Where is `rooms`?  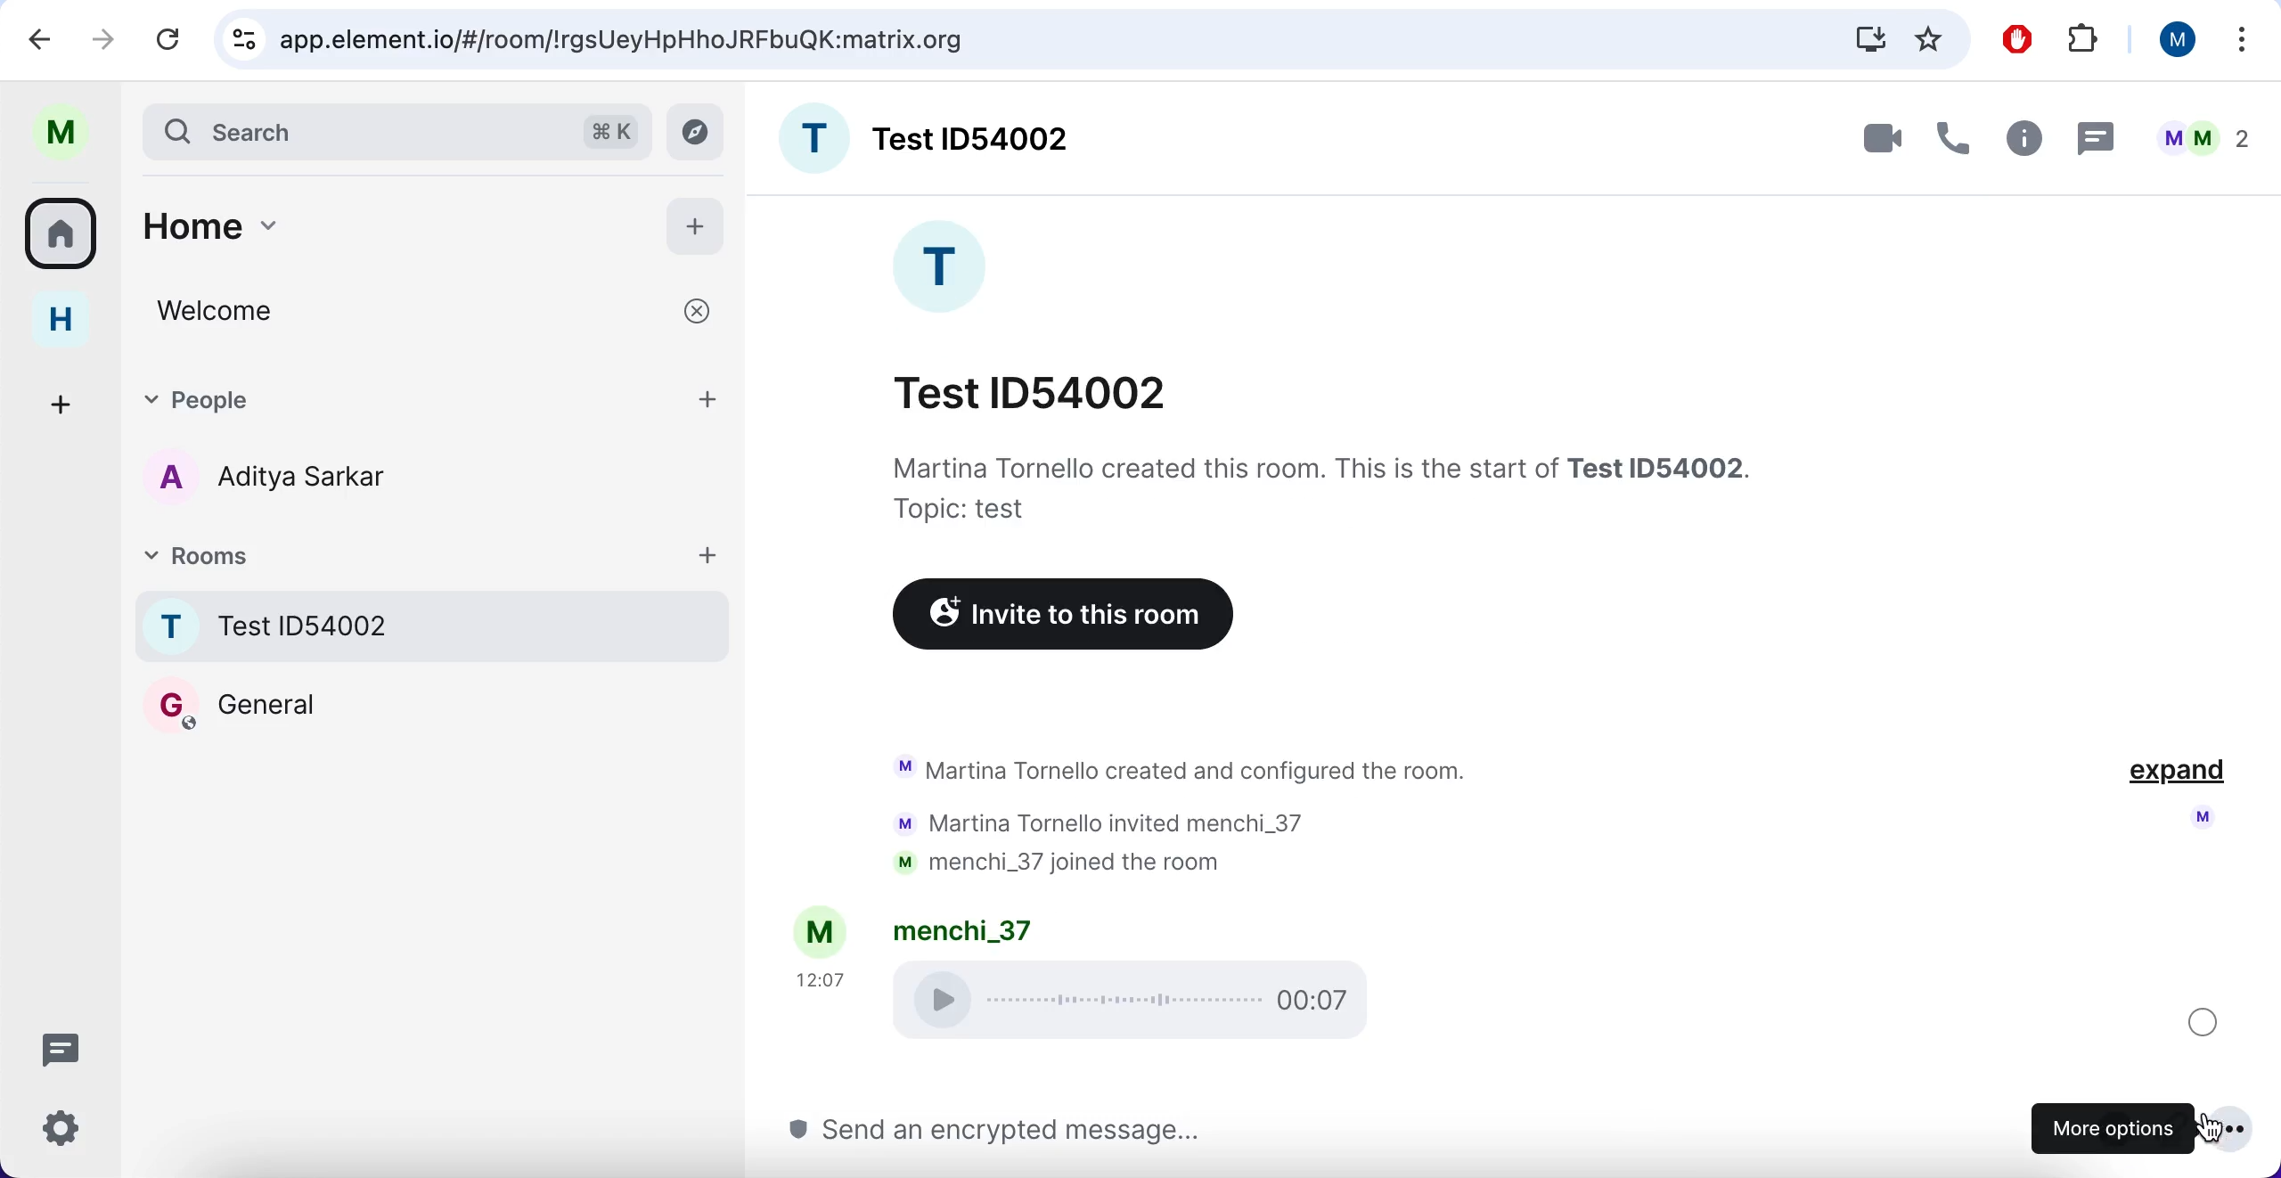
rooms is located at coordinates (437, 553).